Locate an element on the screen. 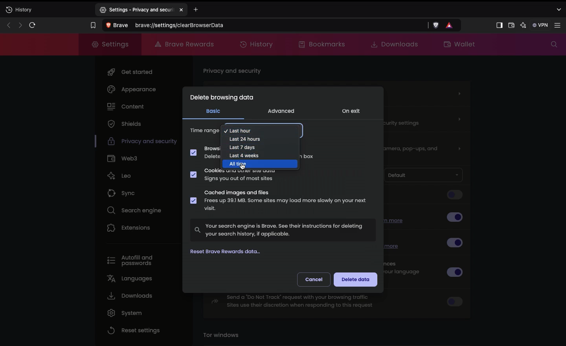  Advanced is located at coordinates (281, 110).